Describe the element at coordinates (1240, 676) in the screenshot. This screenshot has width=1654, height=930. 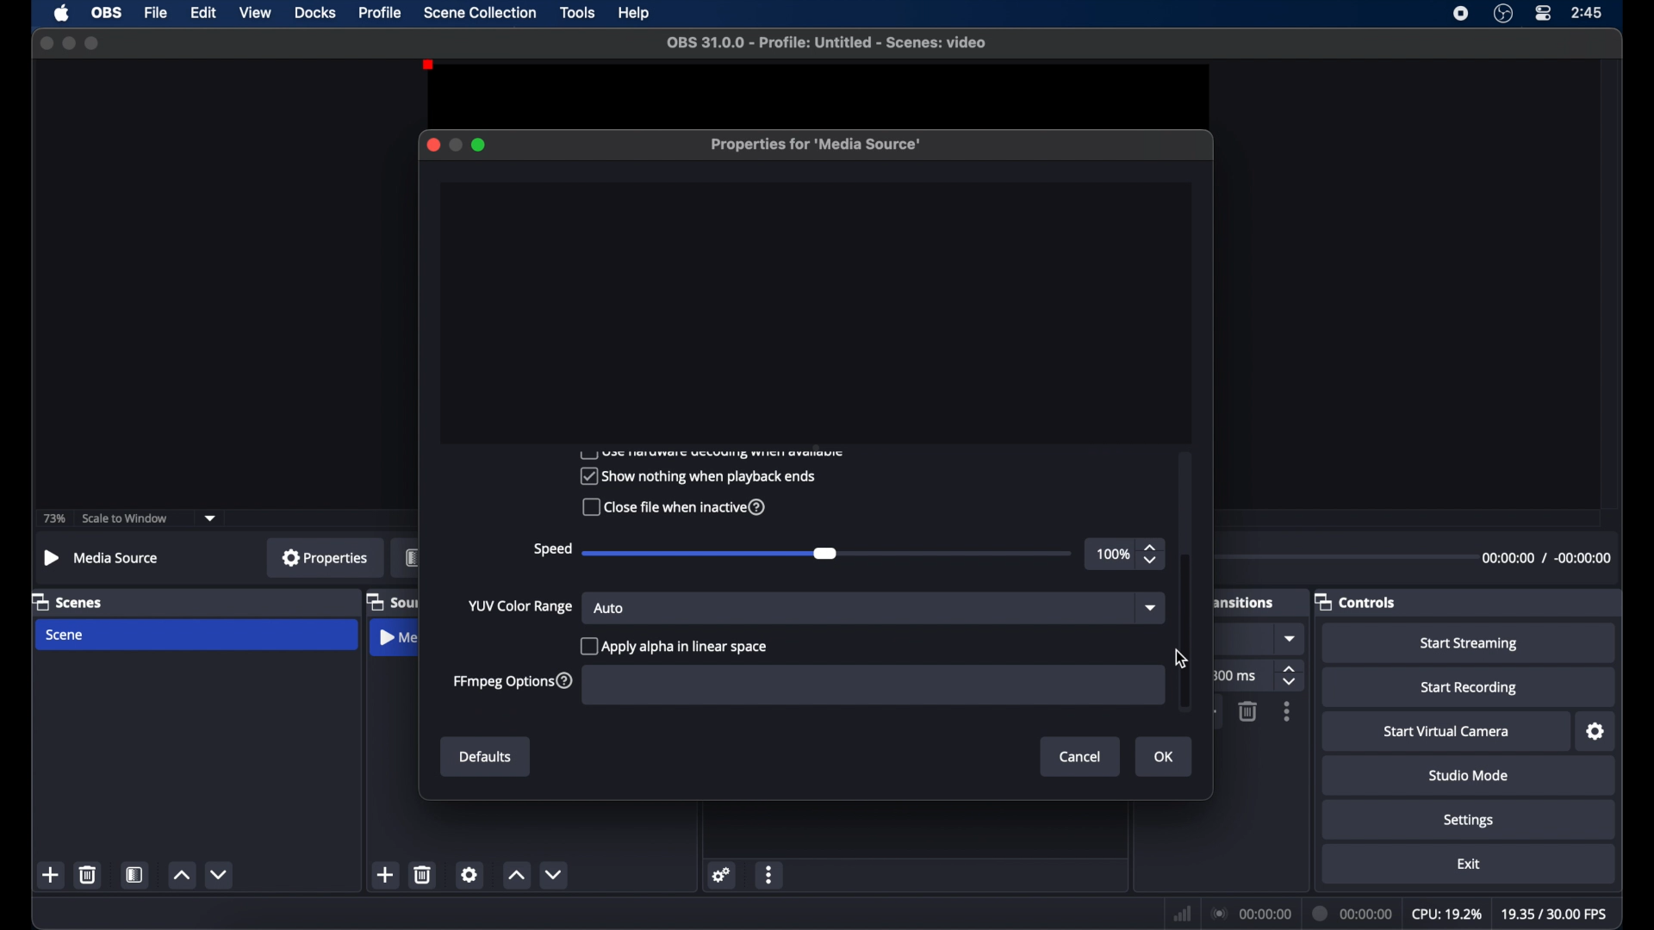
I see `ms` at that location.